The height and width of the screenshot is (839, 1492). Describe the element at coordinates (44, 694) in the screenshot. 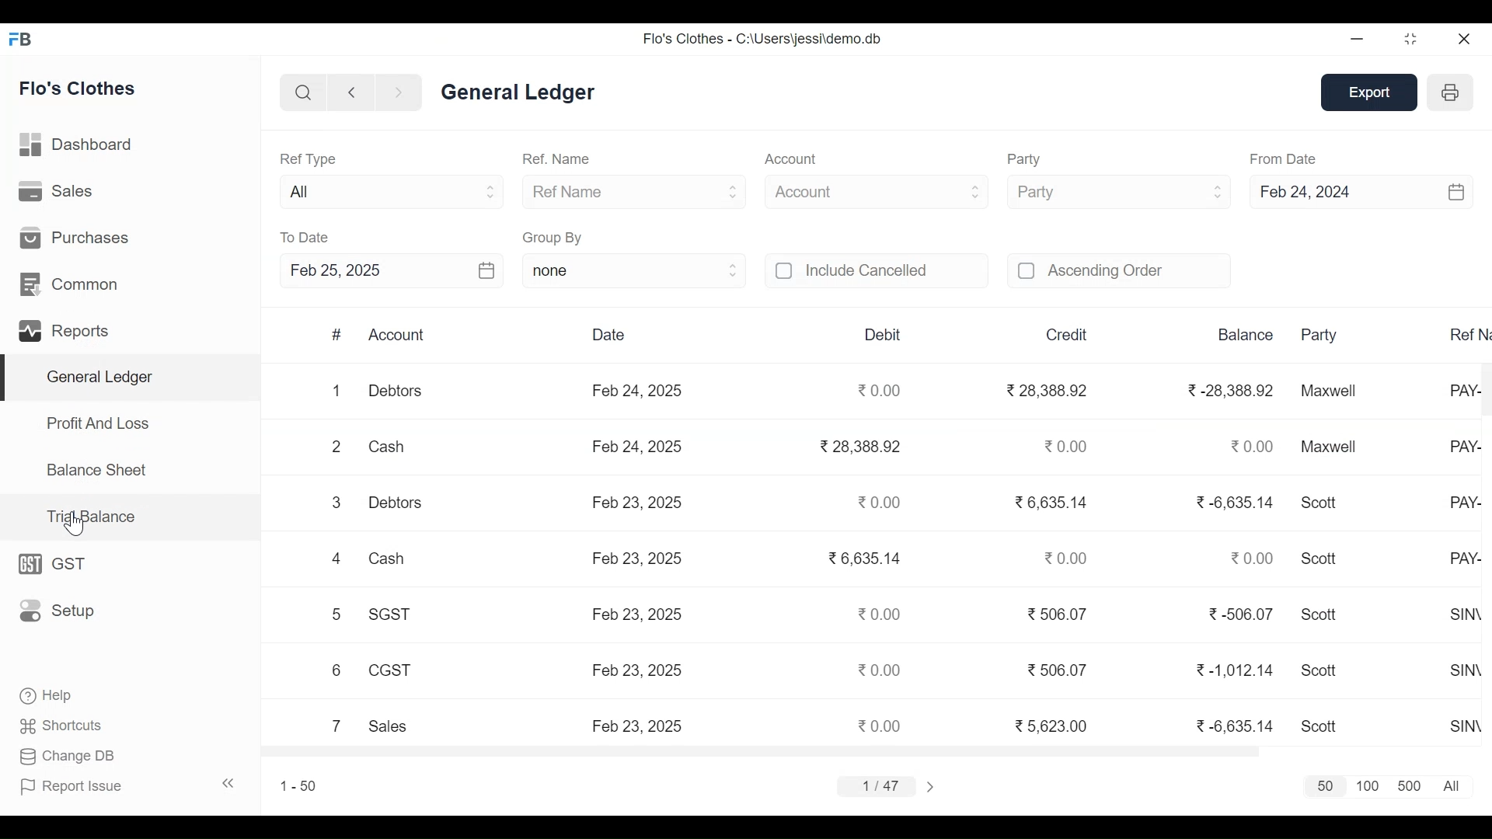

I see `Help` at that location.